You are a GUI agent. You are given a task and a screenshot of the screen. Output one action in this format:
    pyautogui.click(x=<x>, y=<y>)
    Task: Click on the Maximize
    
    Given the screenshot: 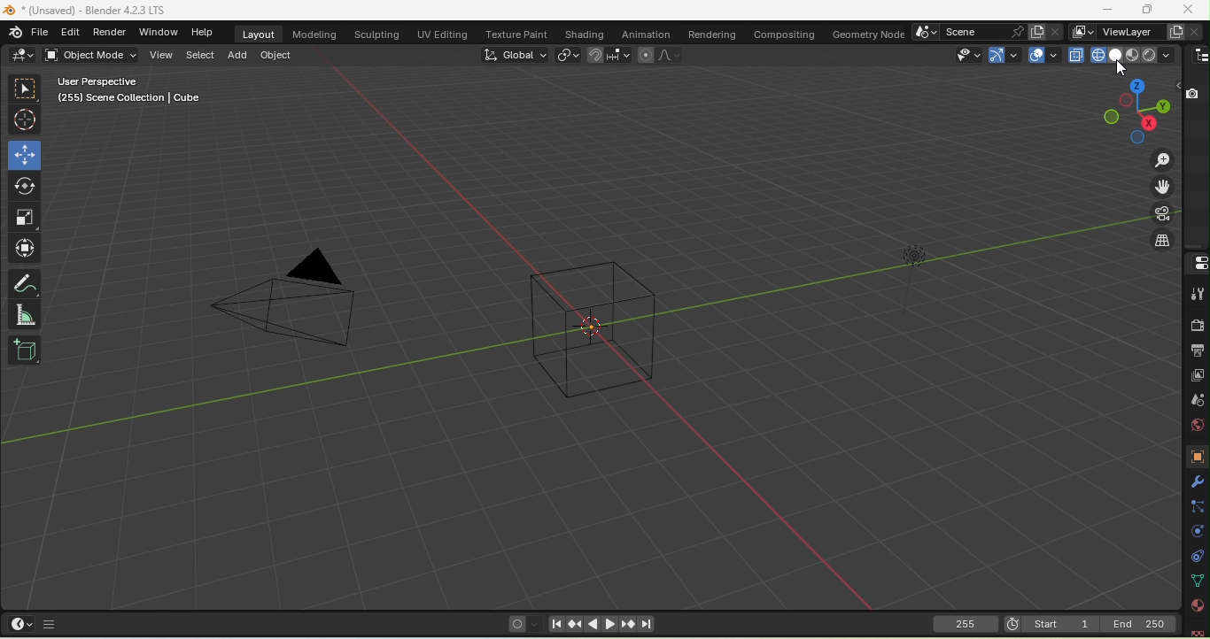 What is the action you would take?
    pyautogui.click(x=1107, y=10)
    